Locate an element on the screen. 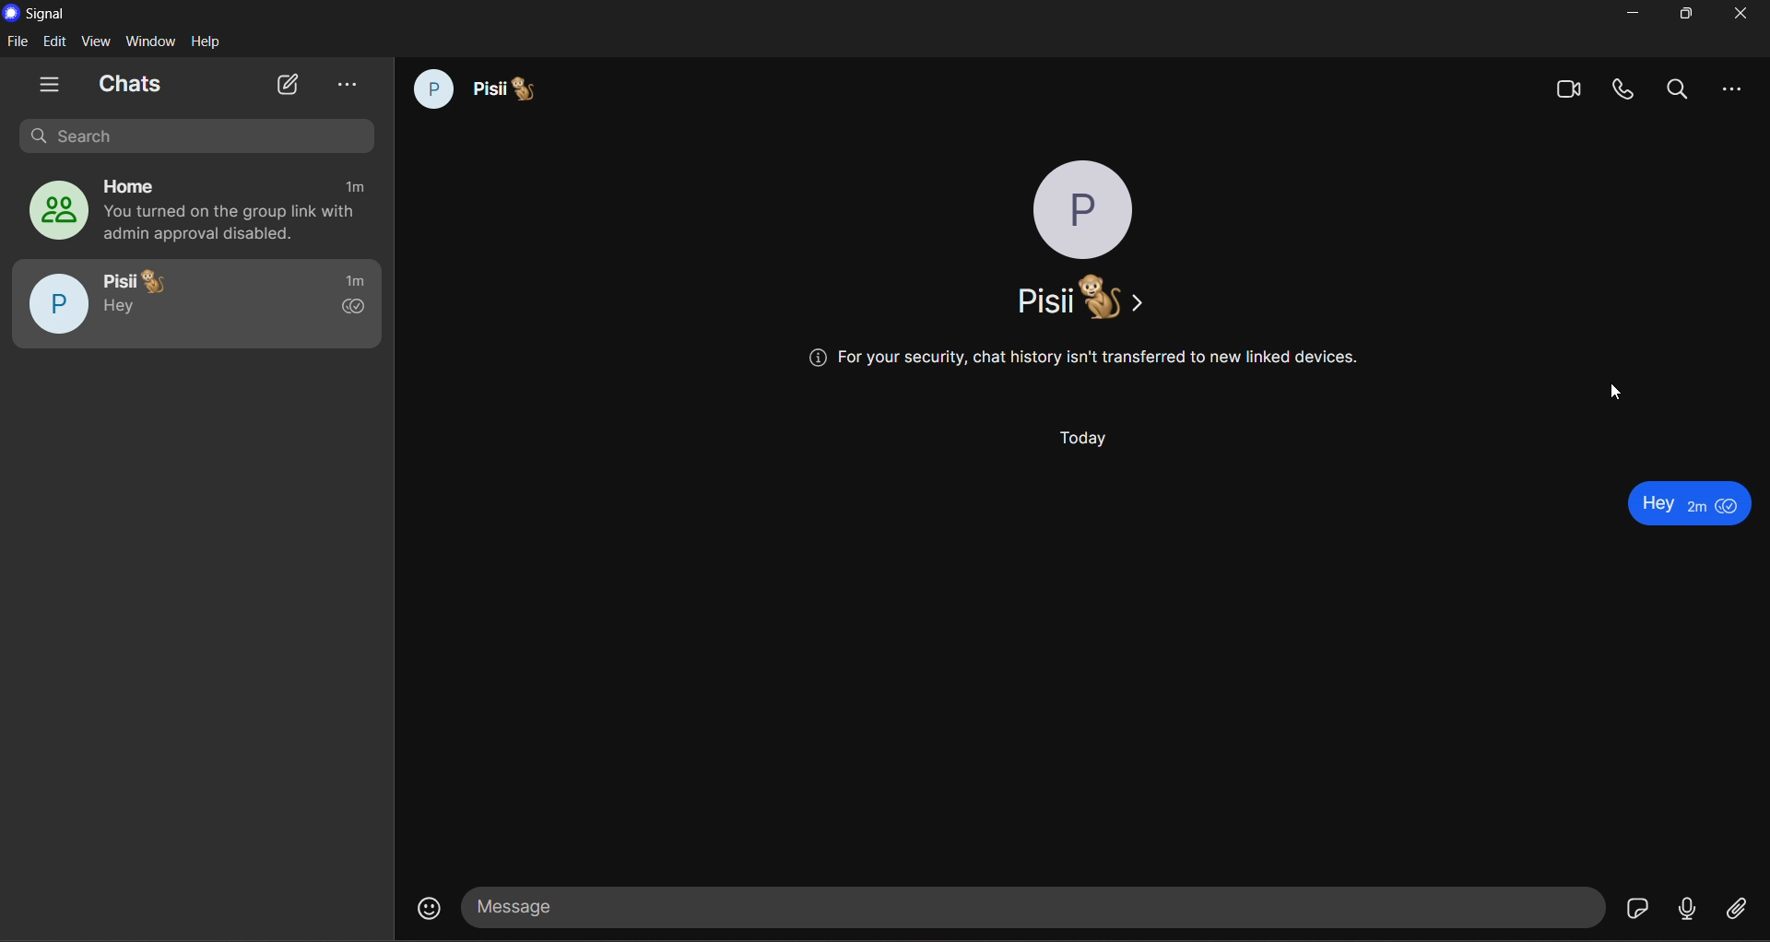 Image resolution: width=1770 pixels, height=942 pixels. profile phot is located at coordinates (1086, 211).